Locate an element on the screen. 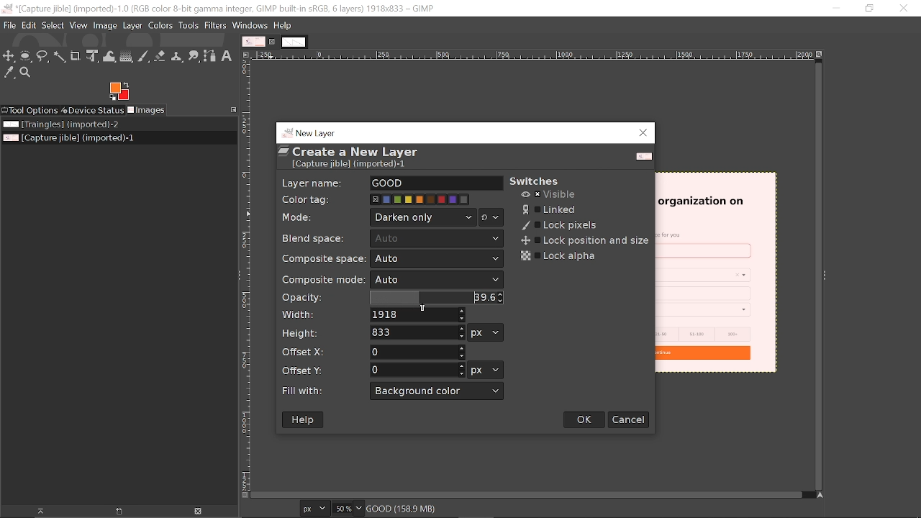 This screenshot has height=518, width=921. Ok is located at coordinates (585, 420).